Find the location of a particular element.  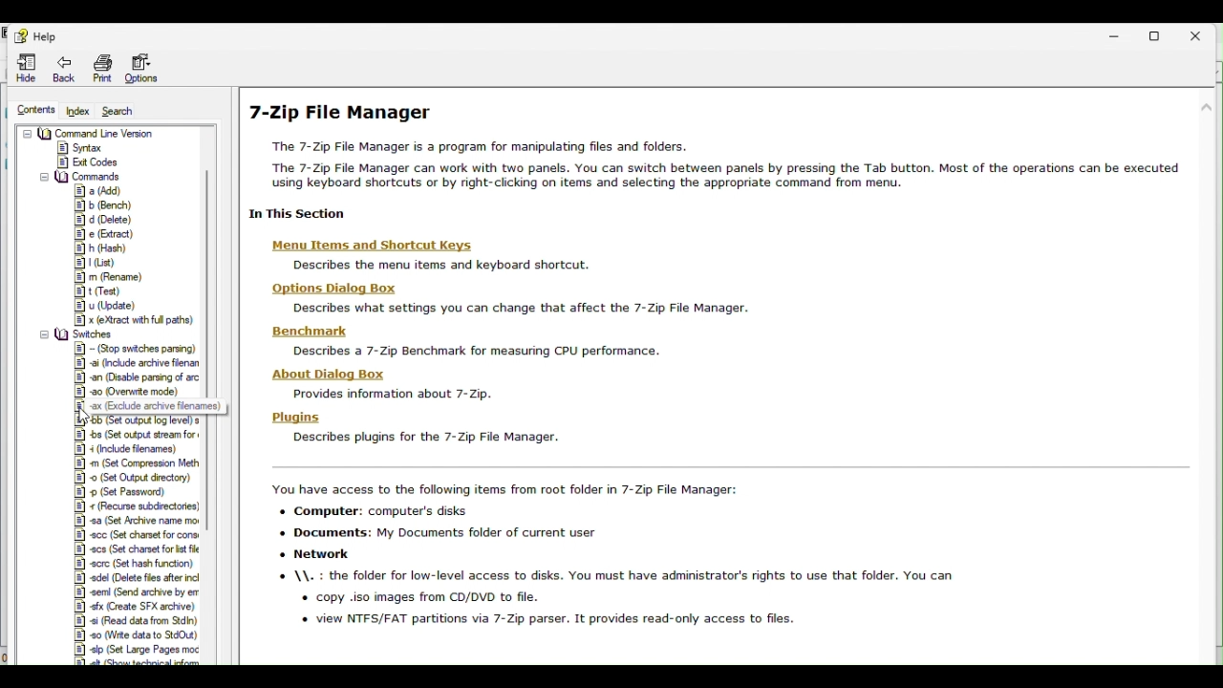

Option is located at coordinates (146, 69).